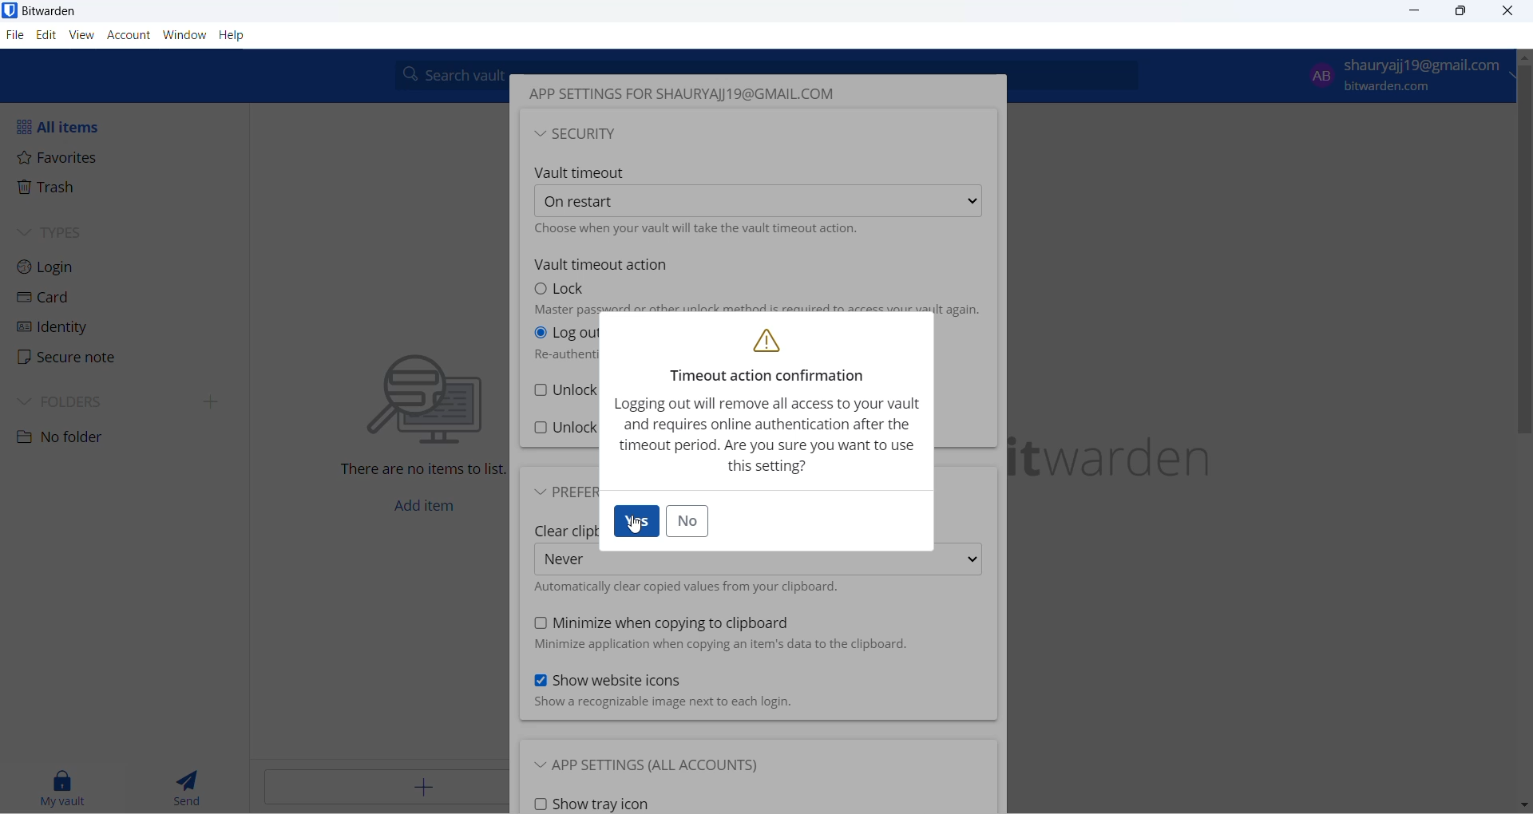 The height and width of the screenshot is (814, 1533). Describe the element at coordinates (668, 769) in the screenshot. I see `app settings` at that location.